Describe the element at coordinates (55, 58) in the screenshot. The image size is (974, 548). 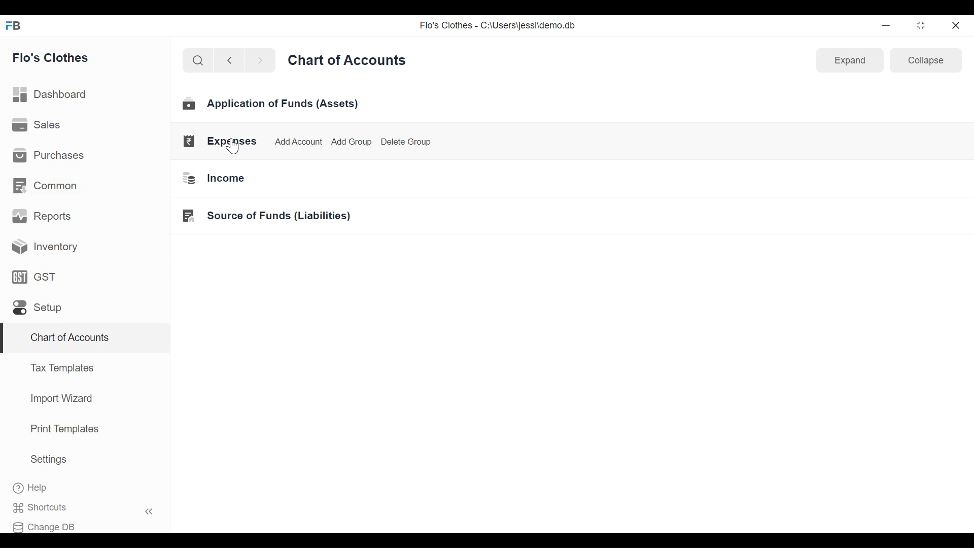
I see `Flo's Clothes` at that location.